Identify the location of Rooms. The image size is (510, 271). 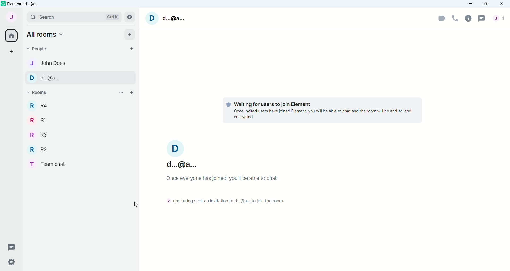
(40, 93).